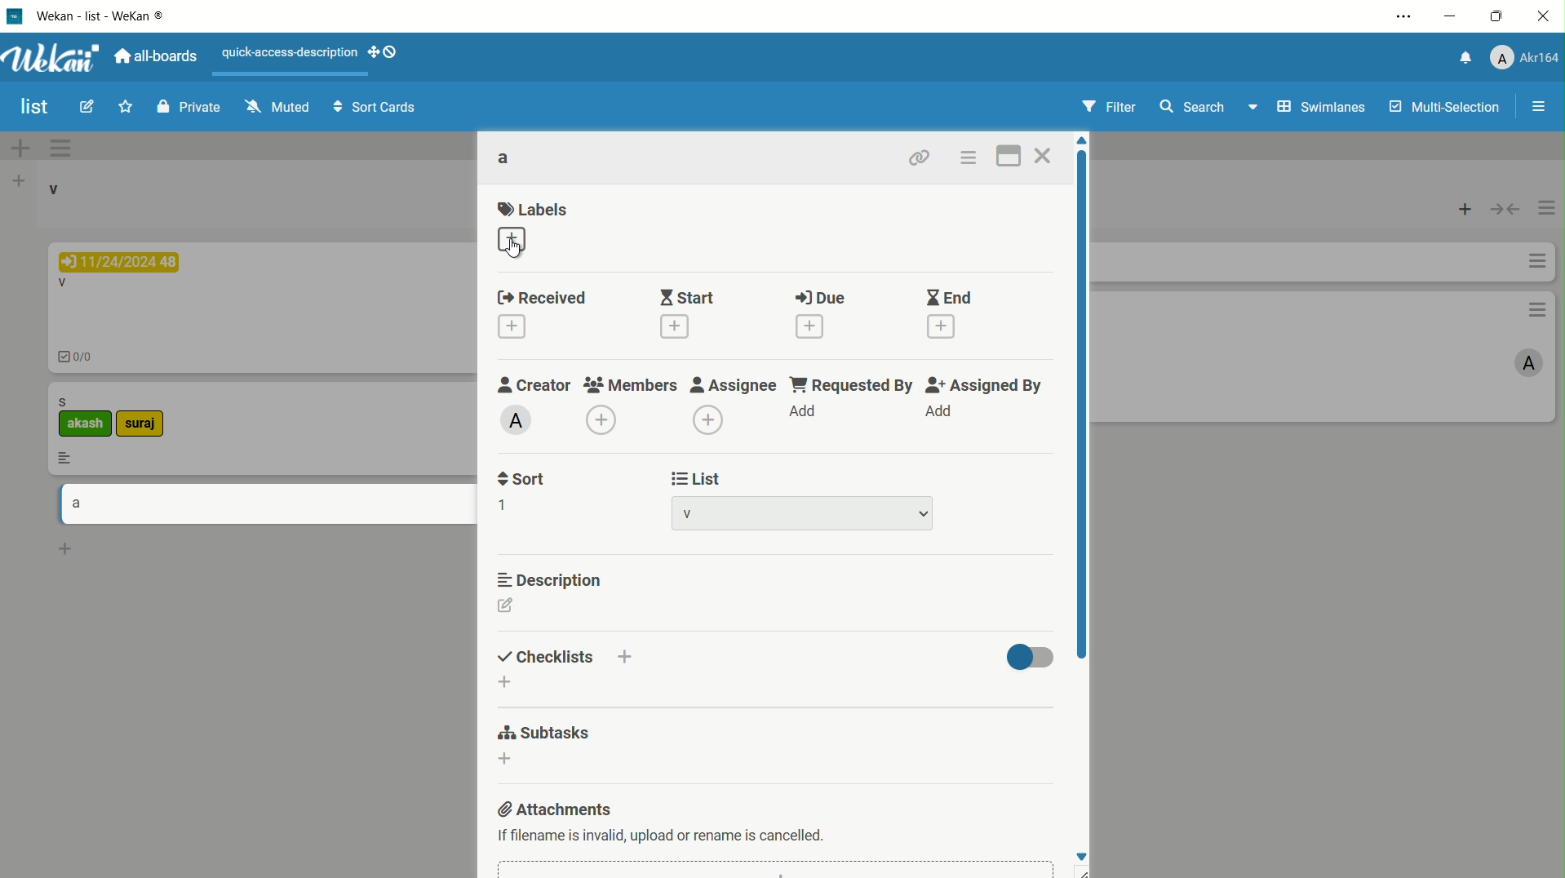  I want to click on start, so click(688, 297).